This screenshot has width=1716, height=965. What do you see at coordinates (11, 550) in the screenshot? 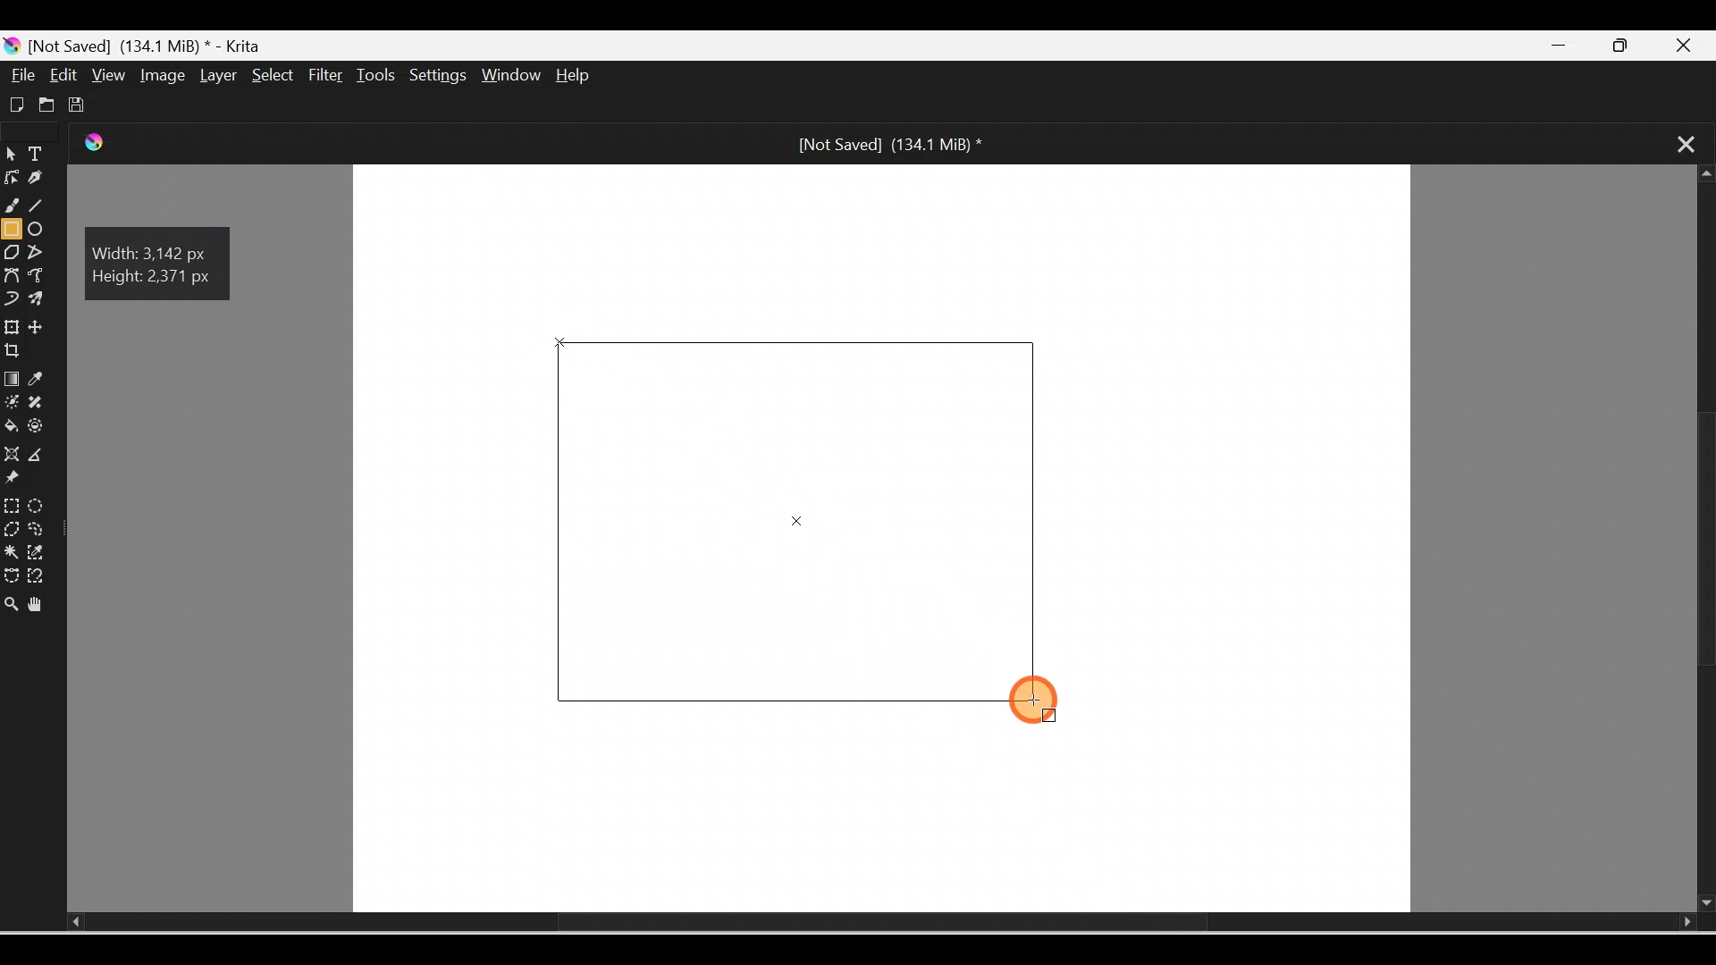
I see `Contiguous selection tool` at bounding box center [11, 550].